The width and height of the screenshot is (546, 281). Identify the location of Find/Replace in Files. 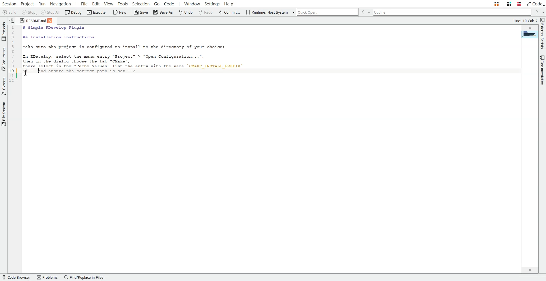
(84, 277).